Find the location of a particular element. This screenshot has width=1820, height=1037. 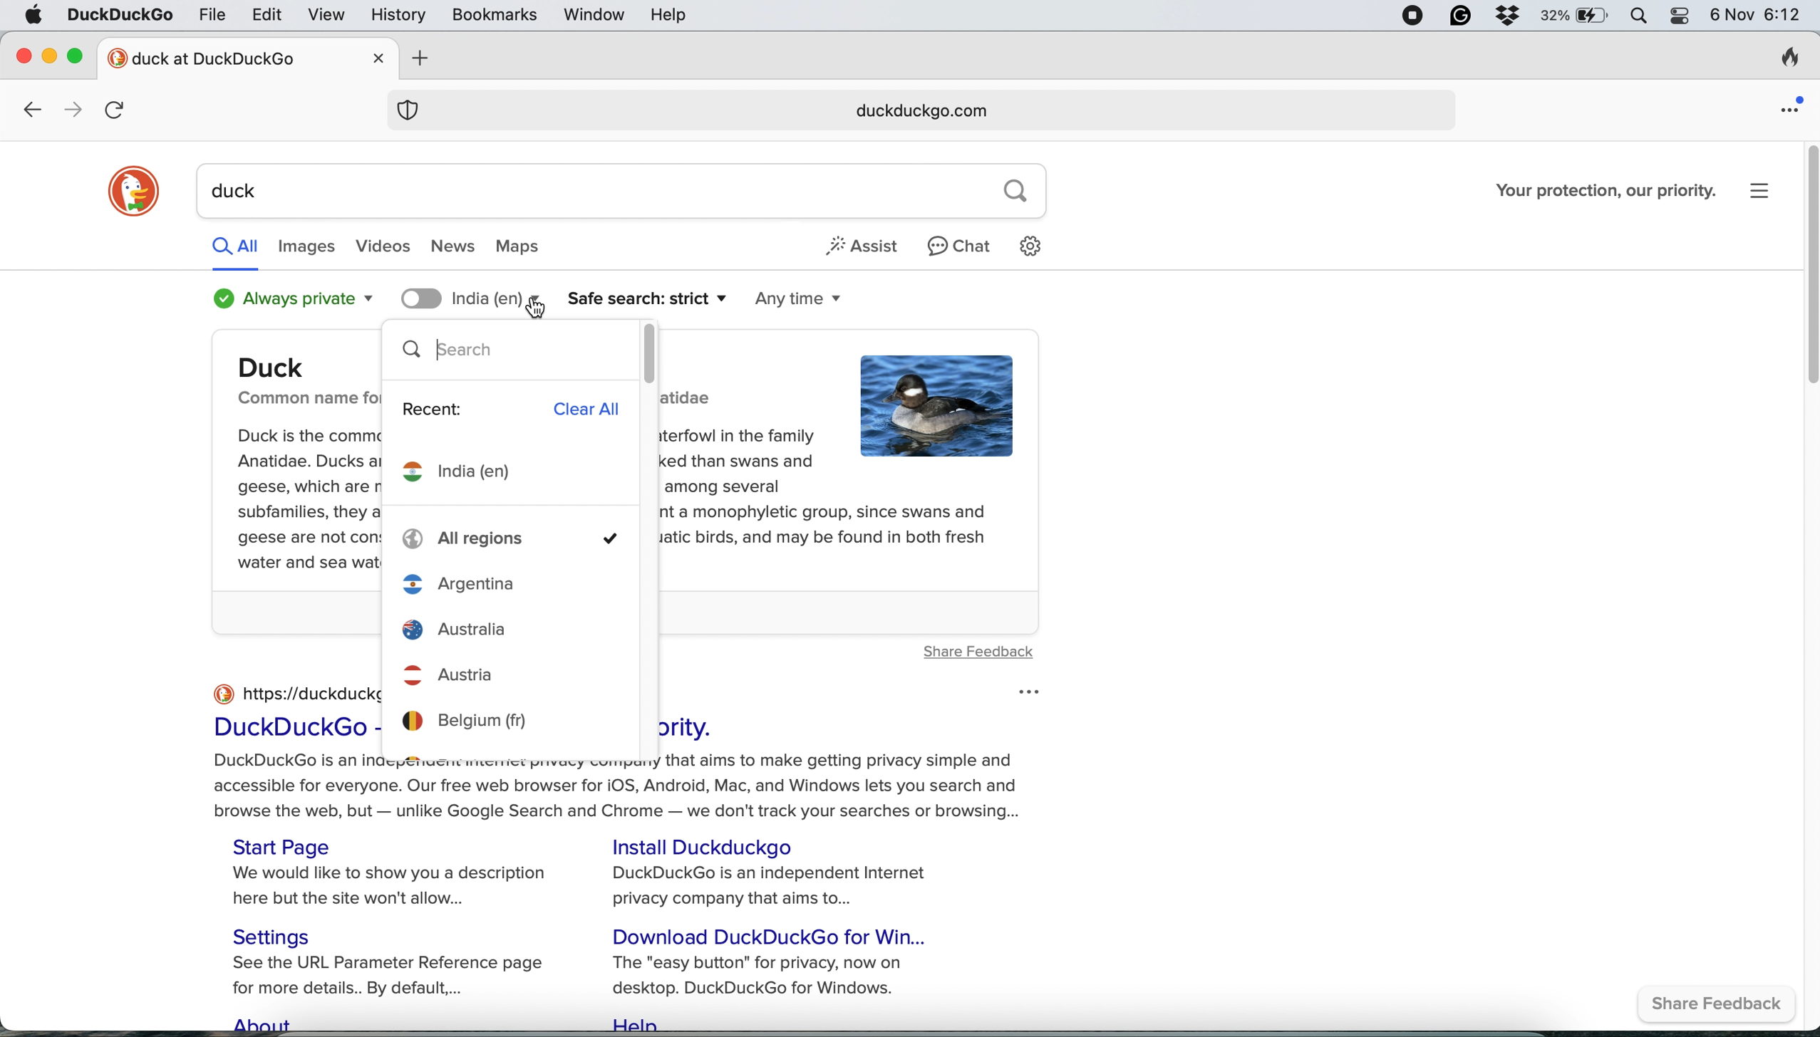

minimise is located at coordinates (49, 53).